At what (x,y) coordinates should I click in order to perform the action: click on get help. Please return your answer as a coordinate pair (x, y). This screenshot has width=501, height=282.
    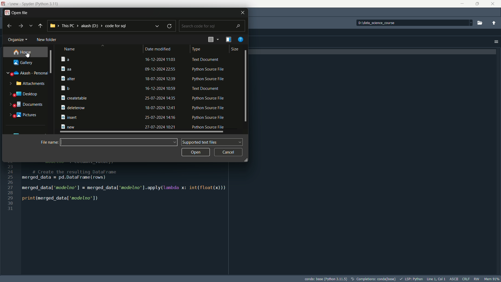
    Looking at the image, I should click on (241, 39).